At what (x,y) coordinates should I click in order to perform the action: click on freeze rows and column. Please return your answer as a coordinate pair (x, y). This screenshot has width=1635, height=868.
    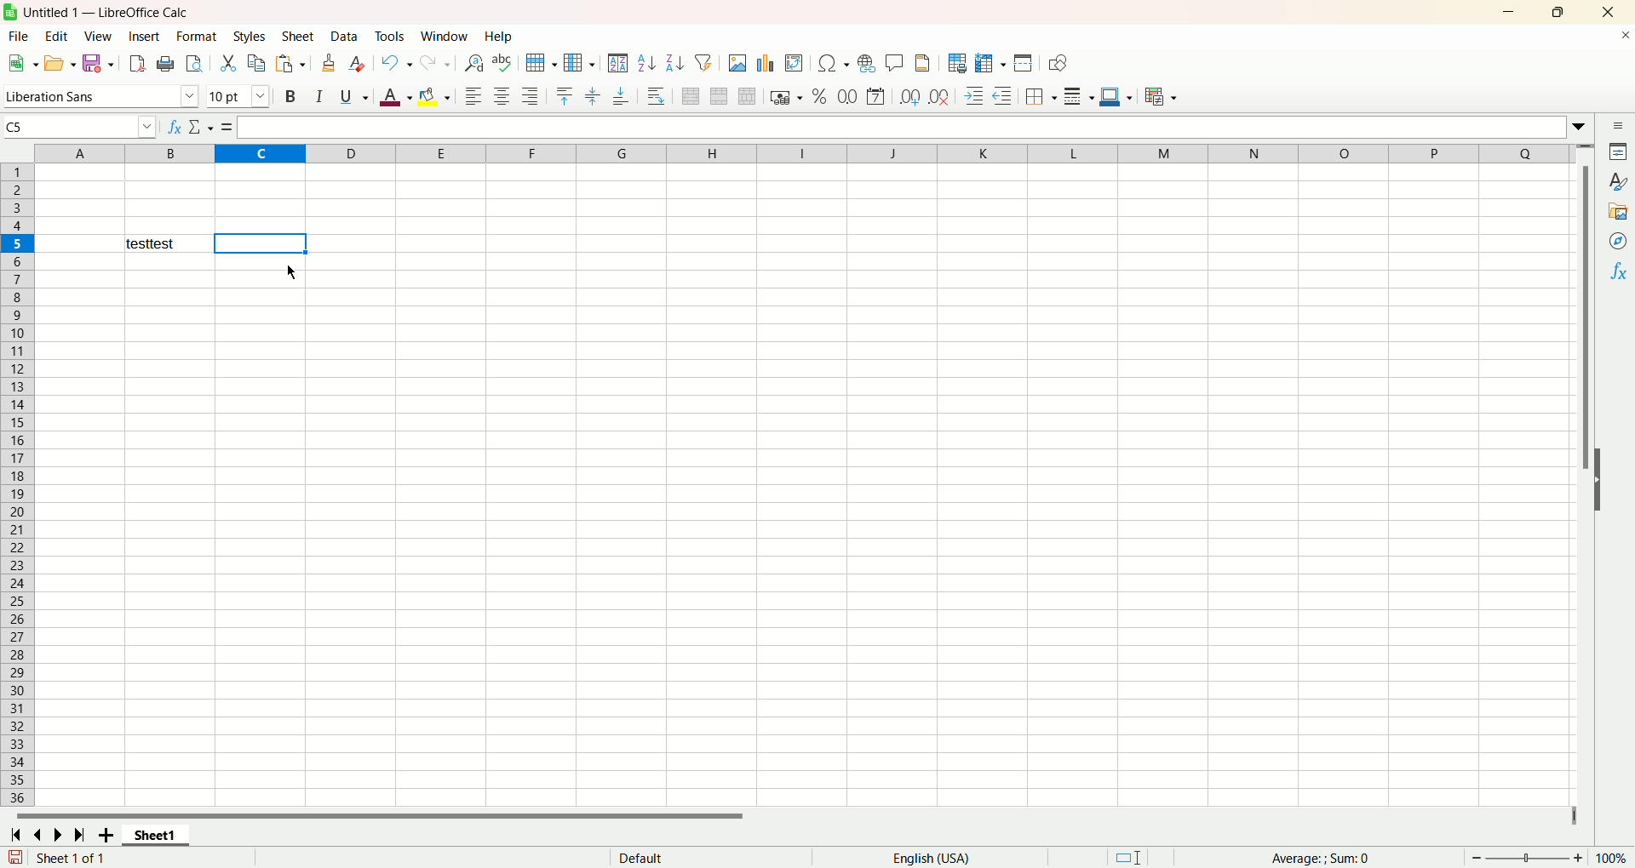
    Looking at the image, I should click on (990, 64).